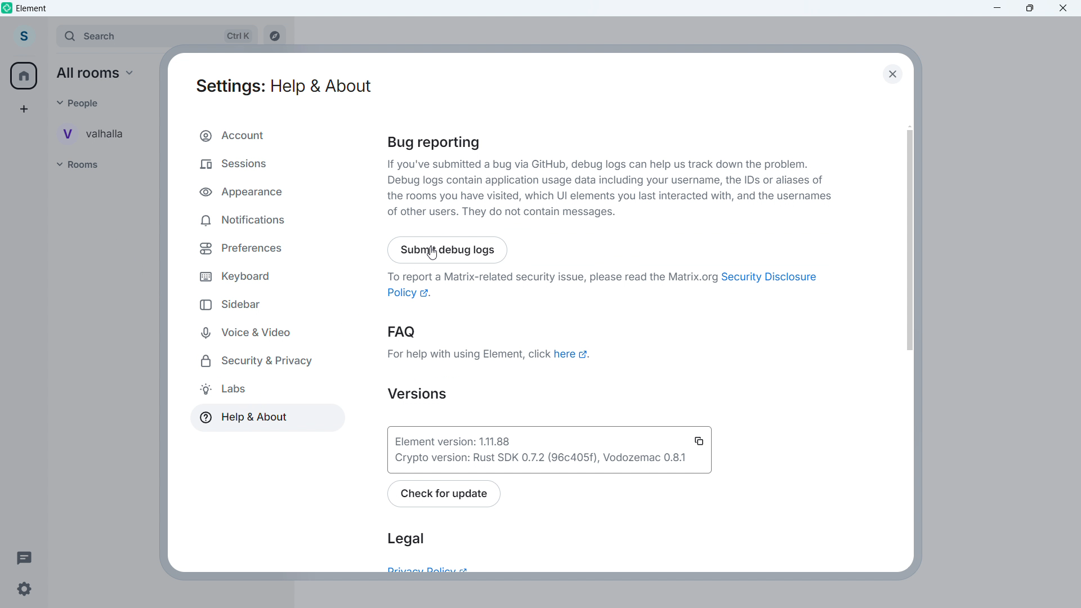 The image size is (1081, 608). Describe the element at coordinates (606, 180) in the screenshot. I see `Debug logs contain application usage data including your username, the IDs or aliases of` at that location.